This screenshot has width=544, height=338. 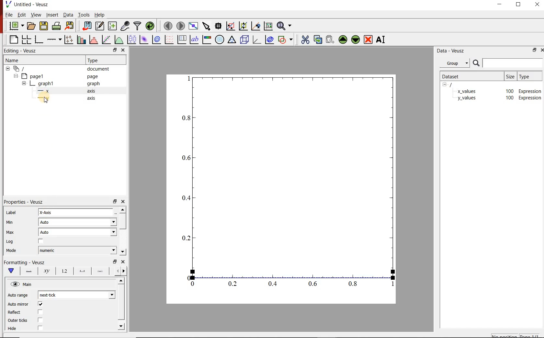 What do you see at coordinates (131, 39) in the screenshot?
I see `plot box plots` at bounding box center [131, 39].